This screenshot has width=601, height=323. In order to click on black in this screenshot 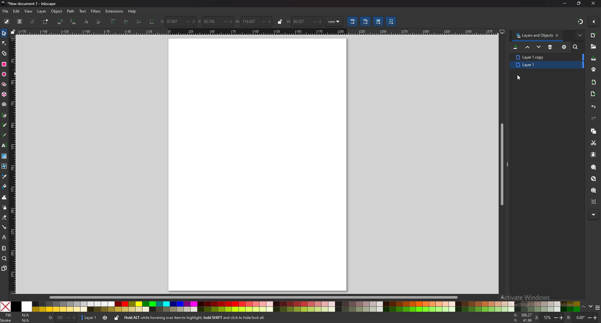, I will do `click(16, 306)`.